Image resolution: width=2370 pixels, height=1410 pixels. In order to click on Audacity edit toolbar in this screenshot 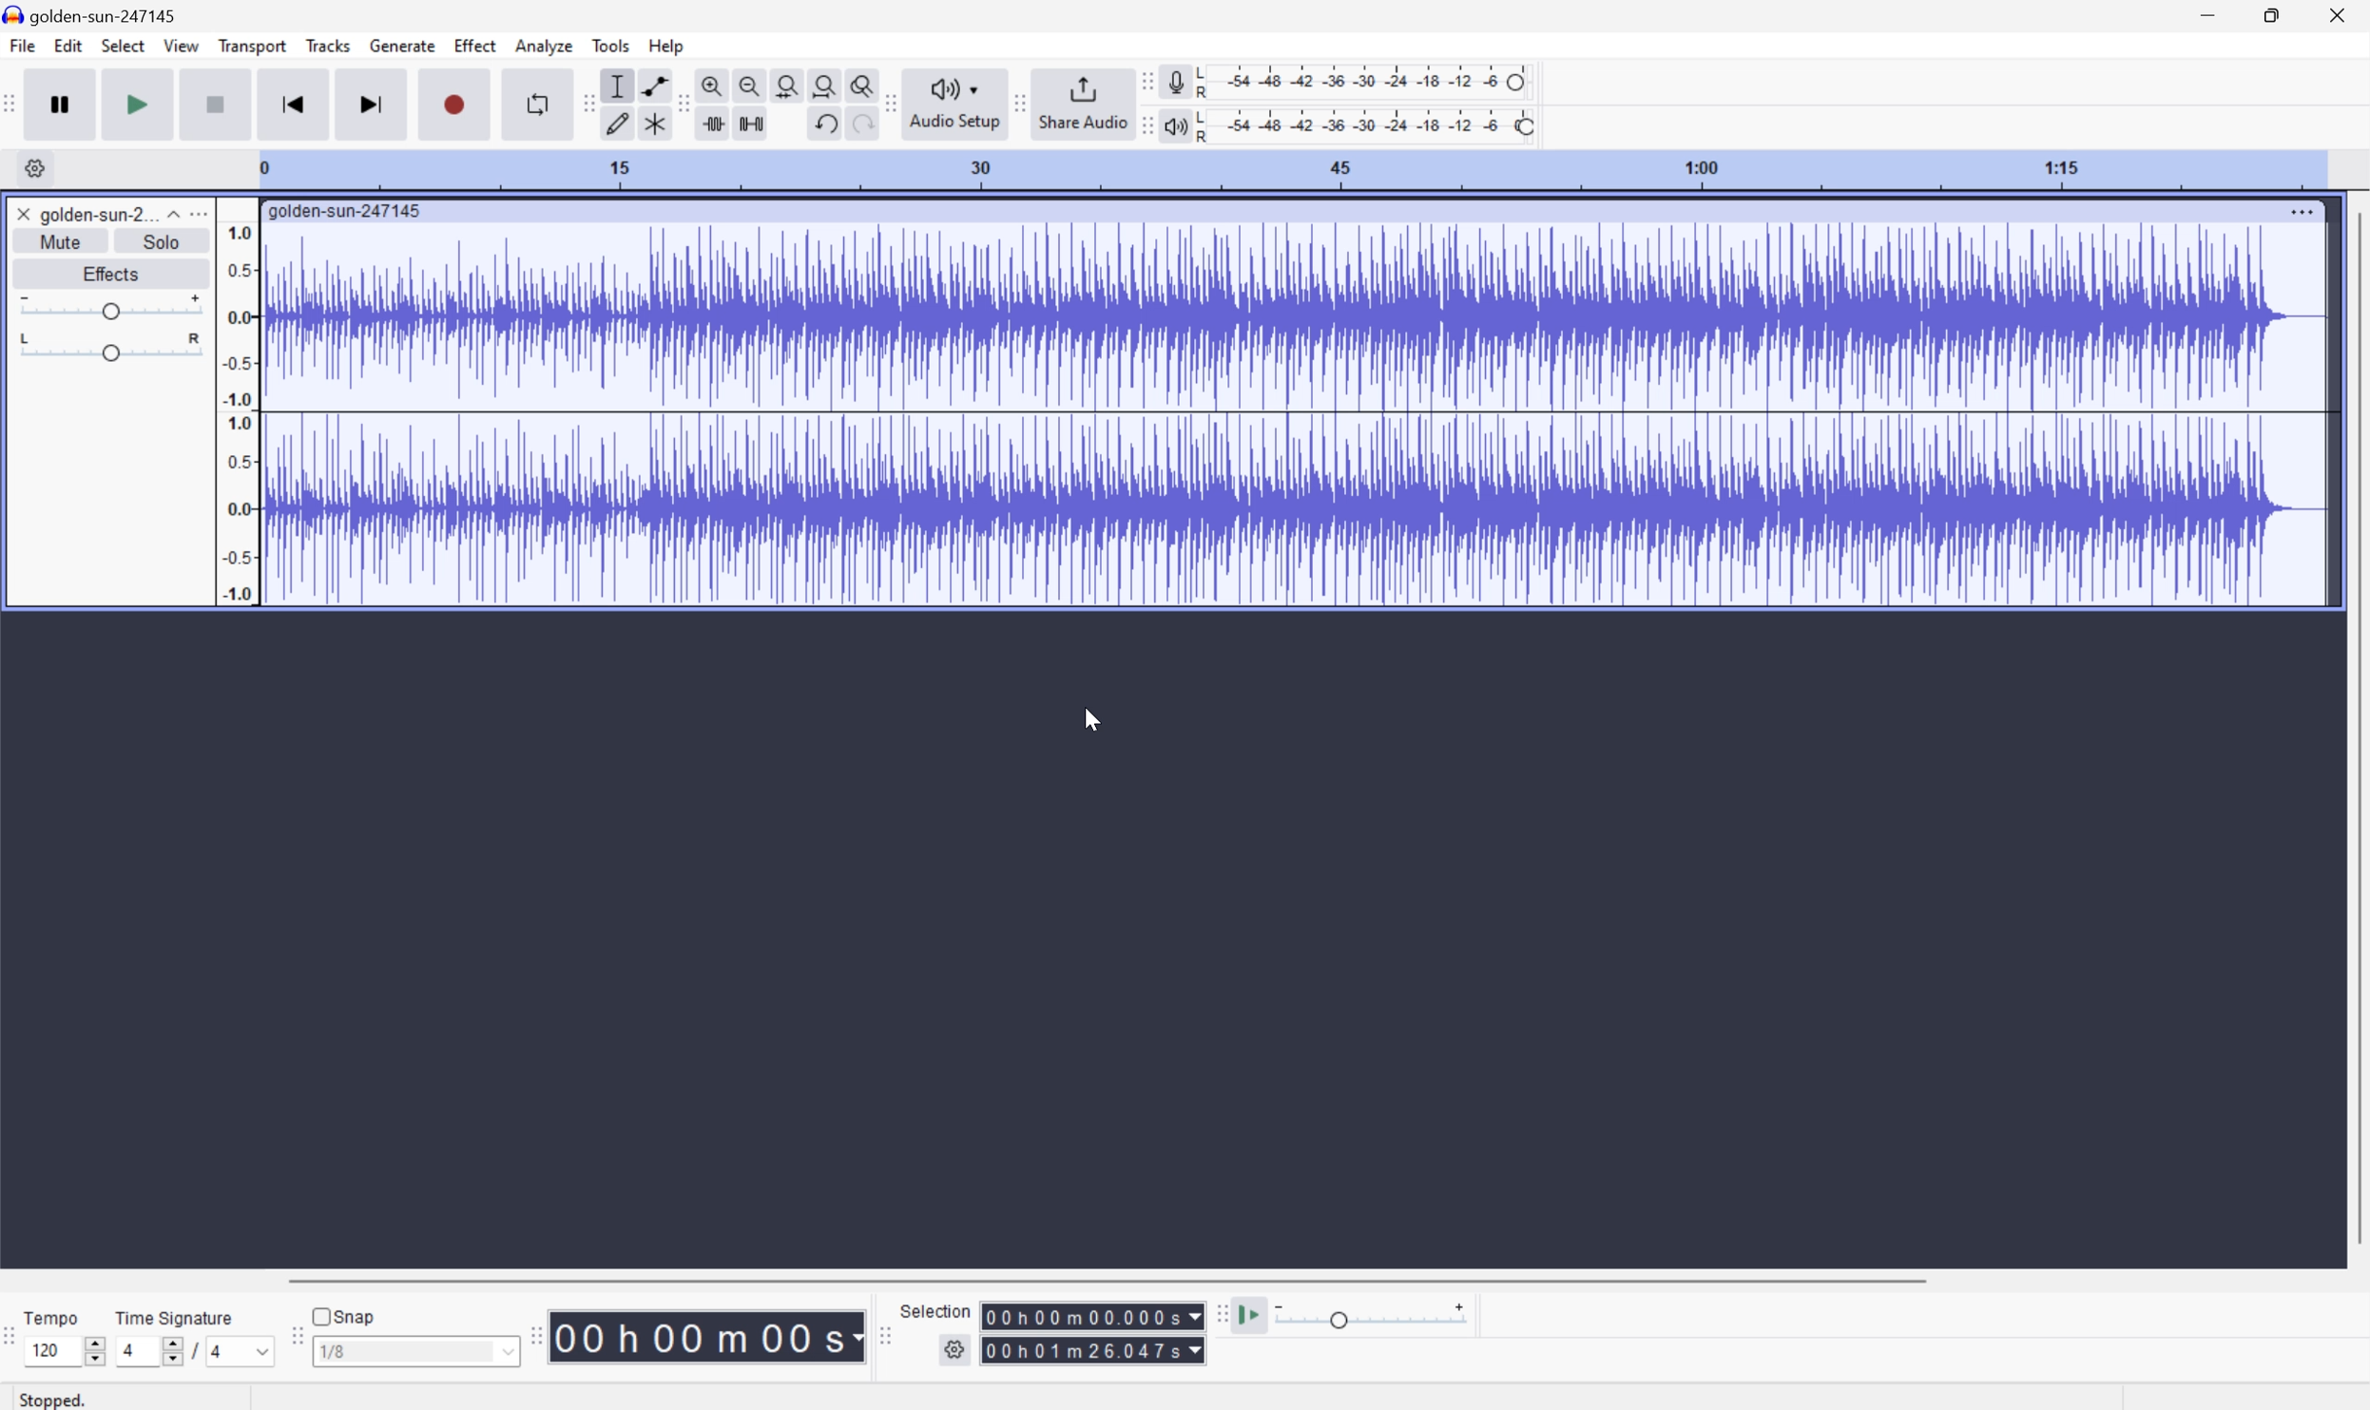, I will do `click(586, 103)`.